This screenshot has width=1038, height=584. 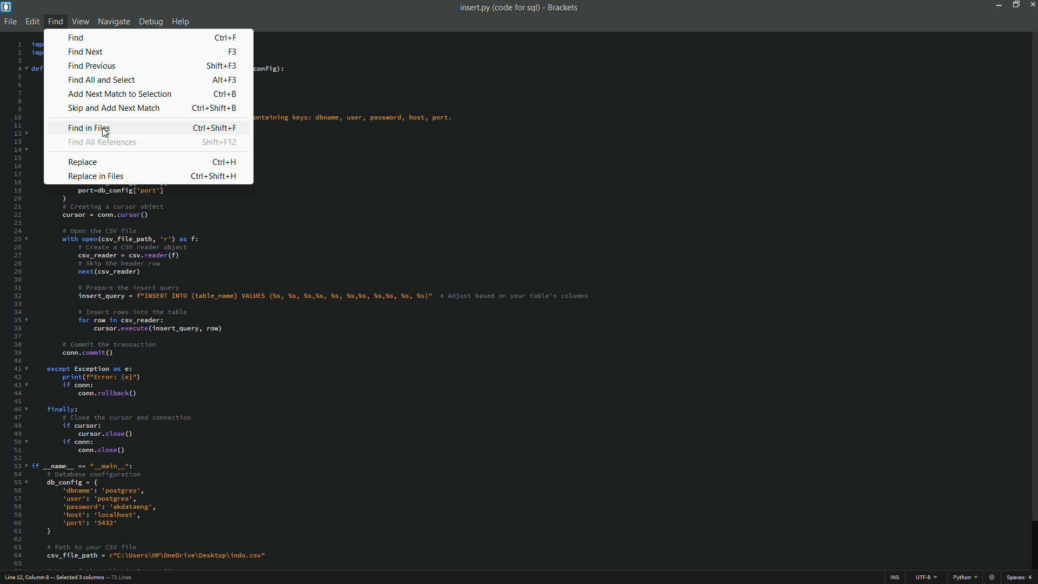 What do you see at coordinates (32, 22) in the screenshot?
I see `edit menu` at bounding box center [32, 22].